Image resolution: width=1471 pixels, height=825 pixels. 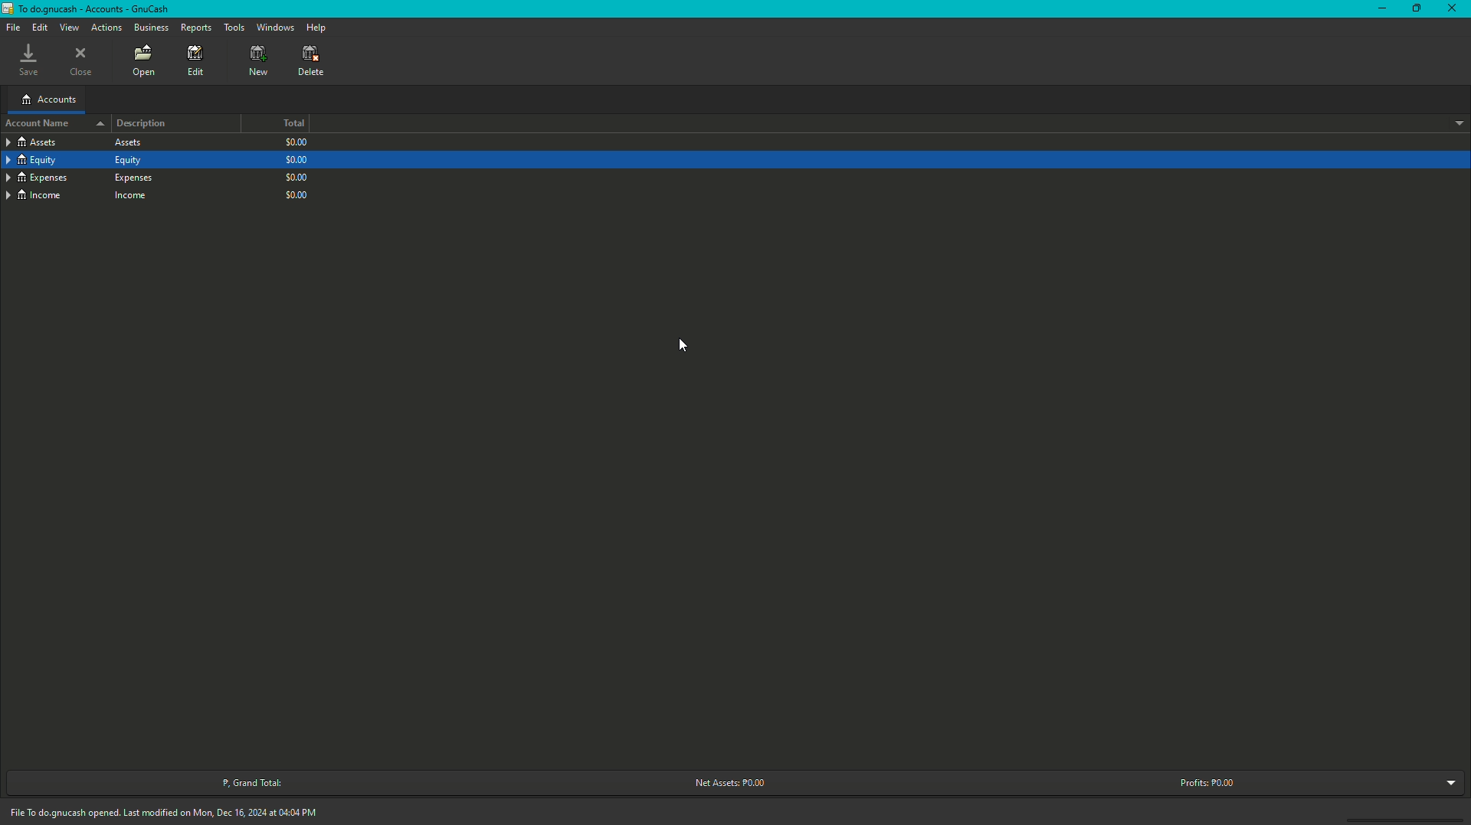 What do you see at coordinates (726, 782) in the screenshot?
I see `Net Assets` at bounding box center [726, 782].